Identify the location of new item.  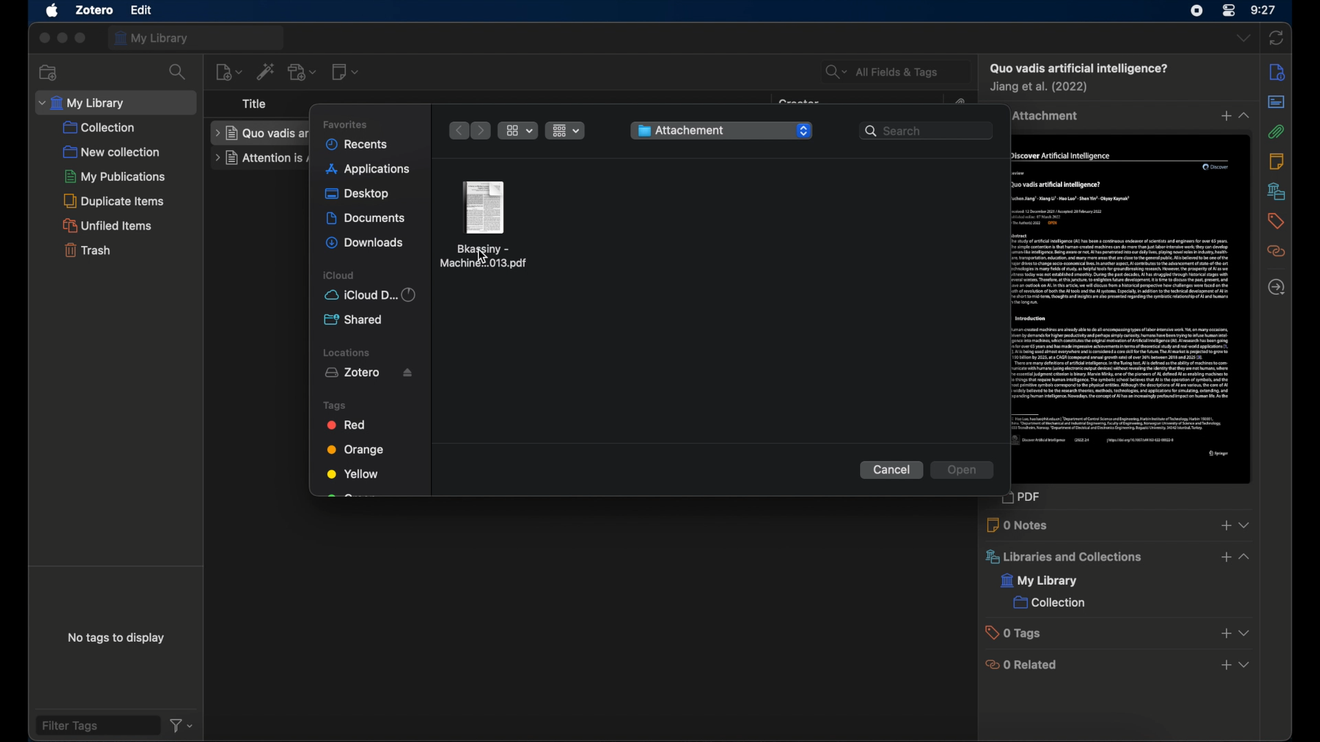
(228, 71).